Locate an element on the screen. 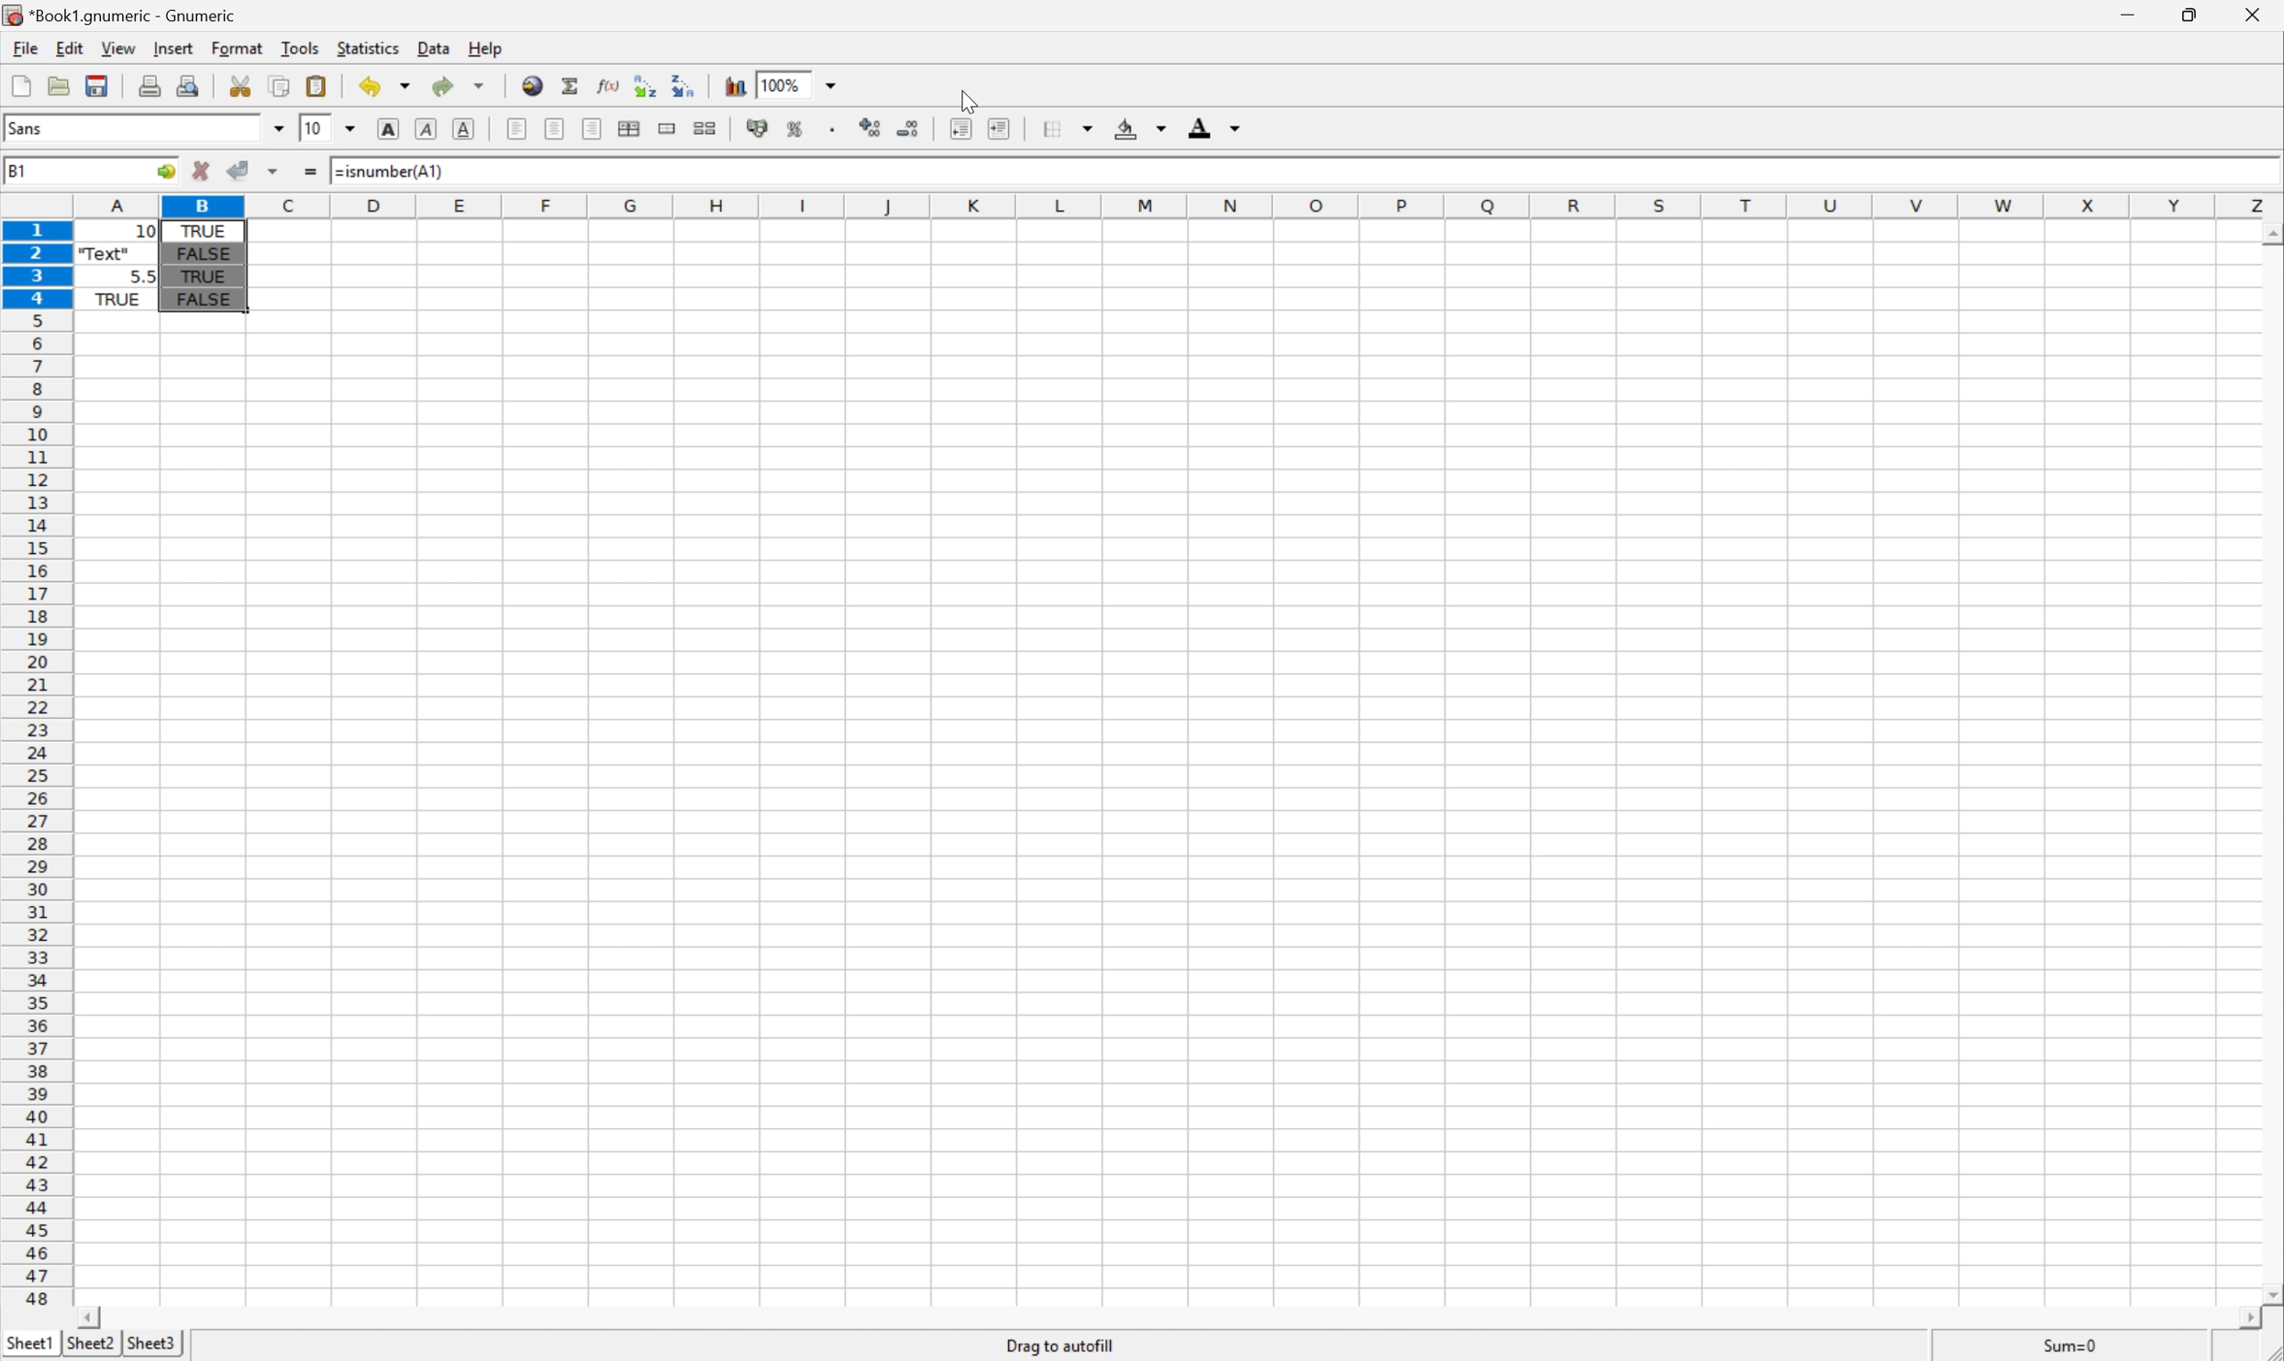 The image size is (2284, 1361). Edit function in current cell is located at coordinates (610, 85).